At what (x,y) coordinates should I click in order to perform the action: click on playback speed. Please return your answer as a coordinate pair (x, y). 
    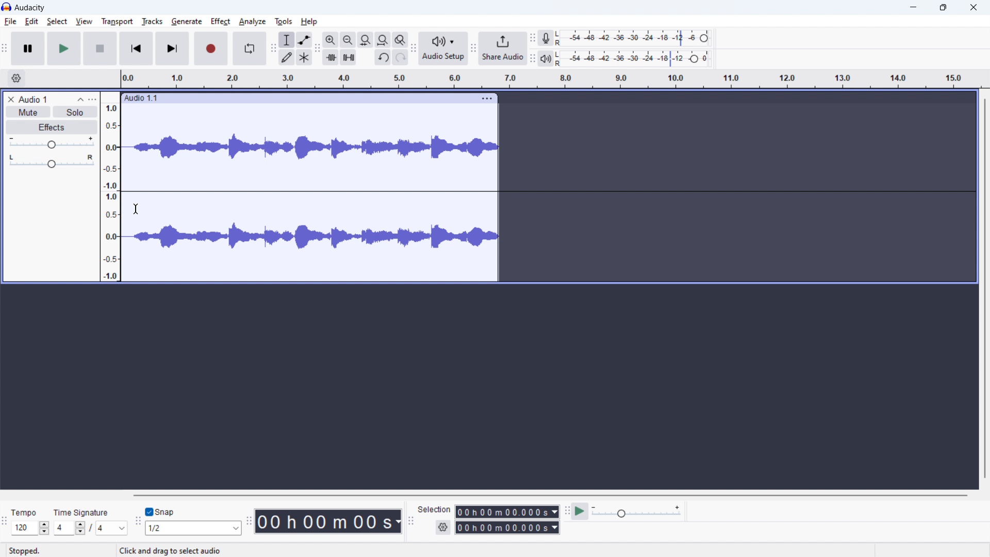
    Looking at the image, I should click on (637, 512).